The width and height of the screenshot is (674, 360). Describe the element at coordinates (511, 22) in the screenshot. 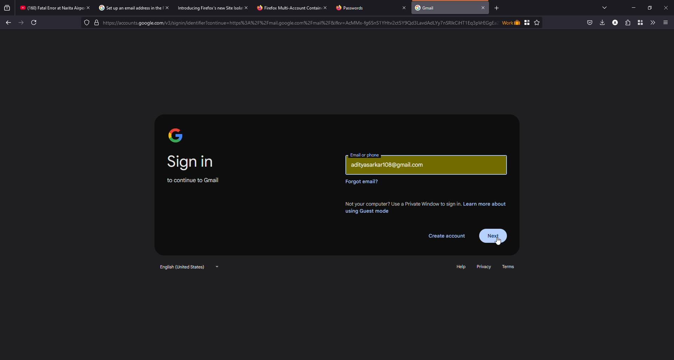

I see `Work` at that location.